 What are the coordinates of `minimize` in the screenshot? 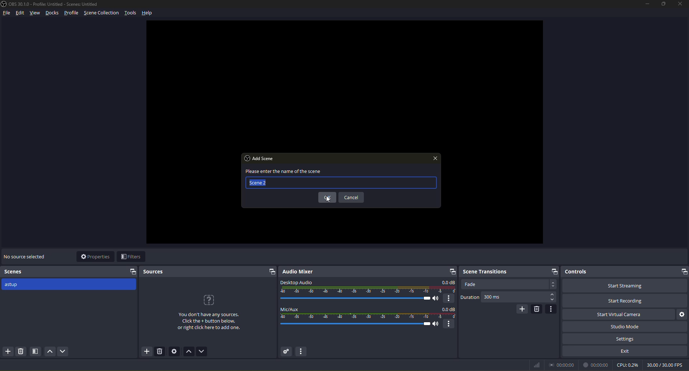 It's located at (647, 4).